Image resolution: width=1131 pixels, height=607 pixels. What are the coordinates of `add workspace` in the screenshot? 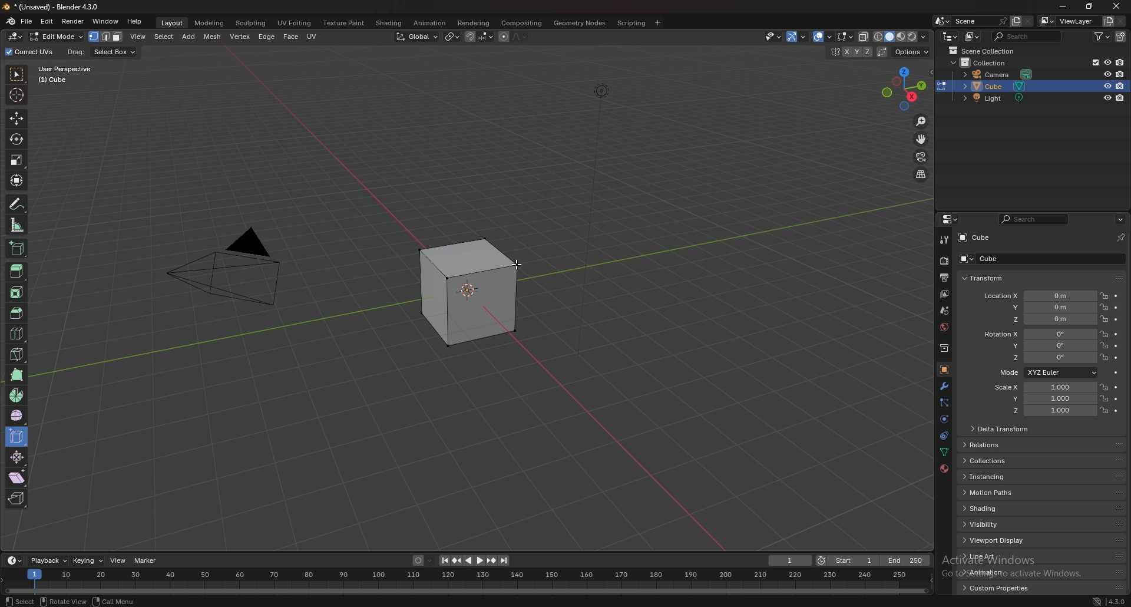 It's located at (659, 23).